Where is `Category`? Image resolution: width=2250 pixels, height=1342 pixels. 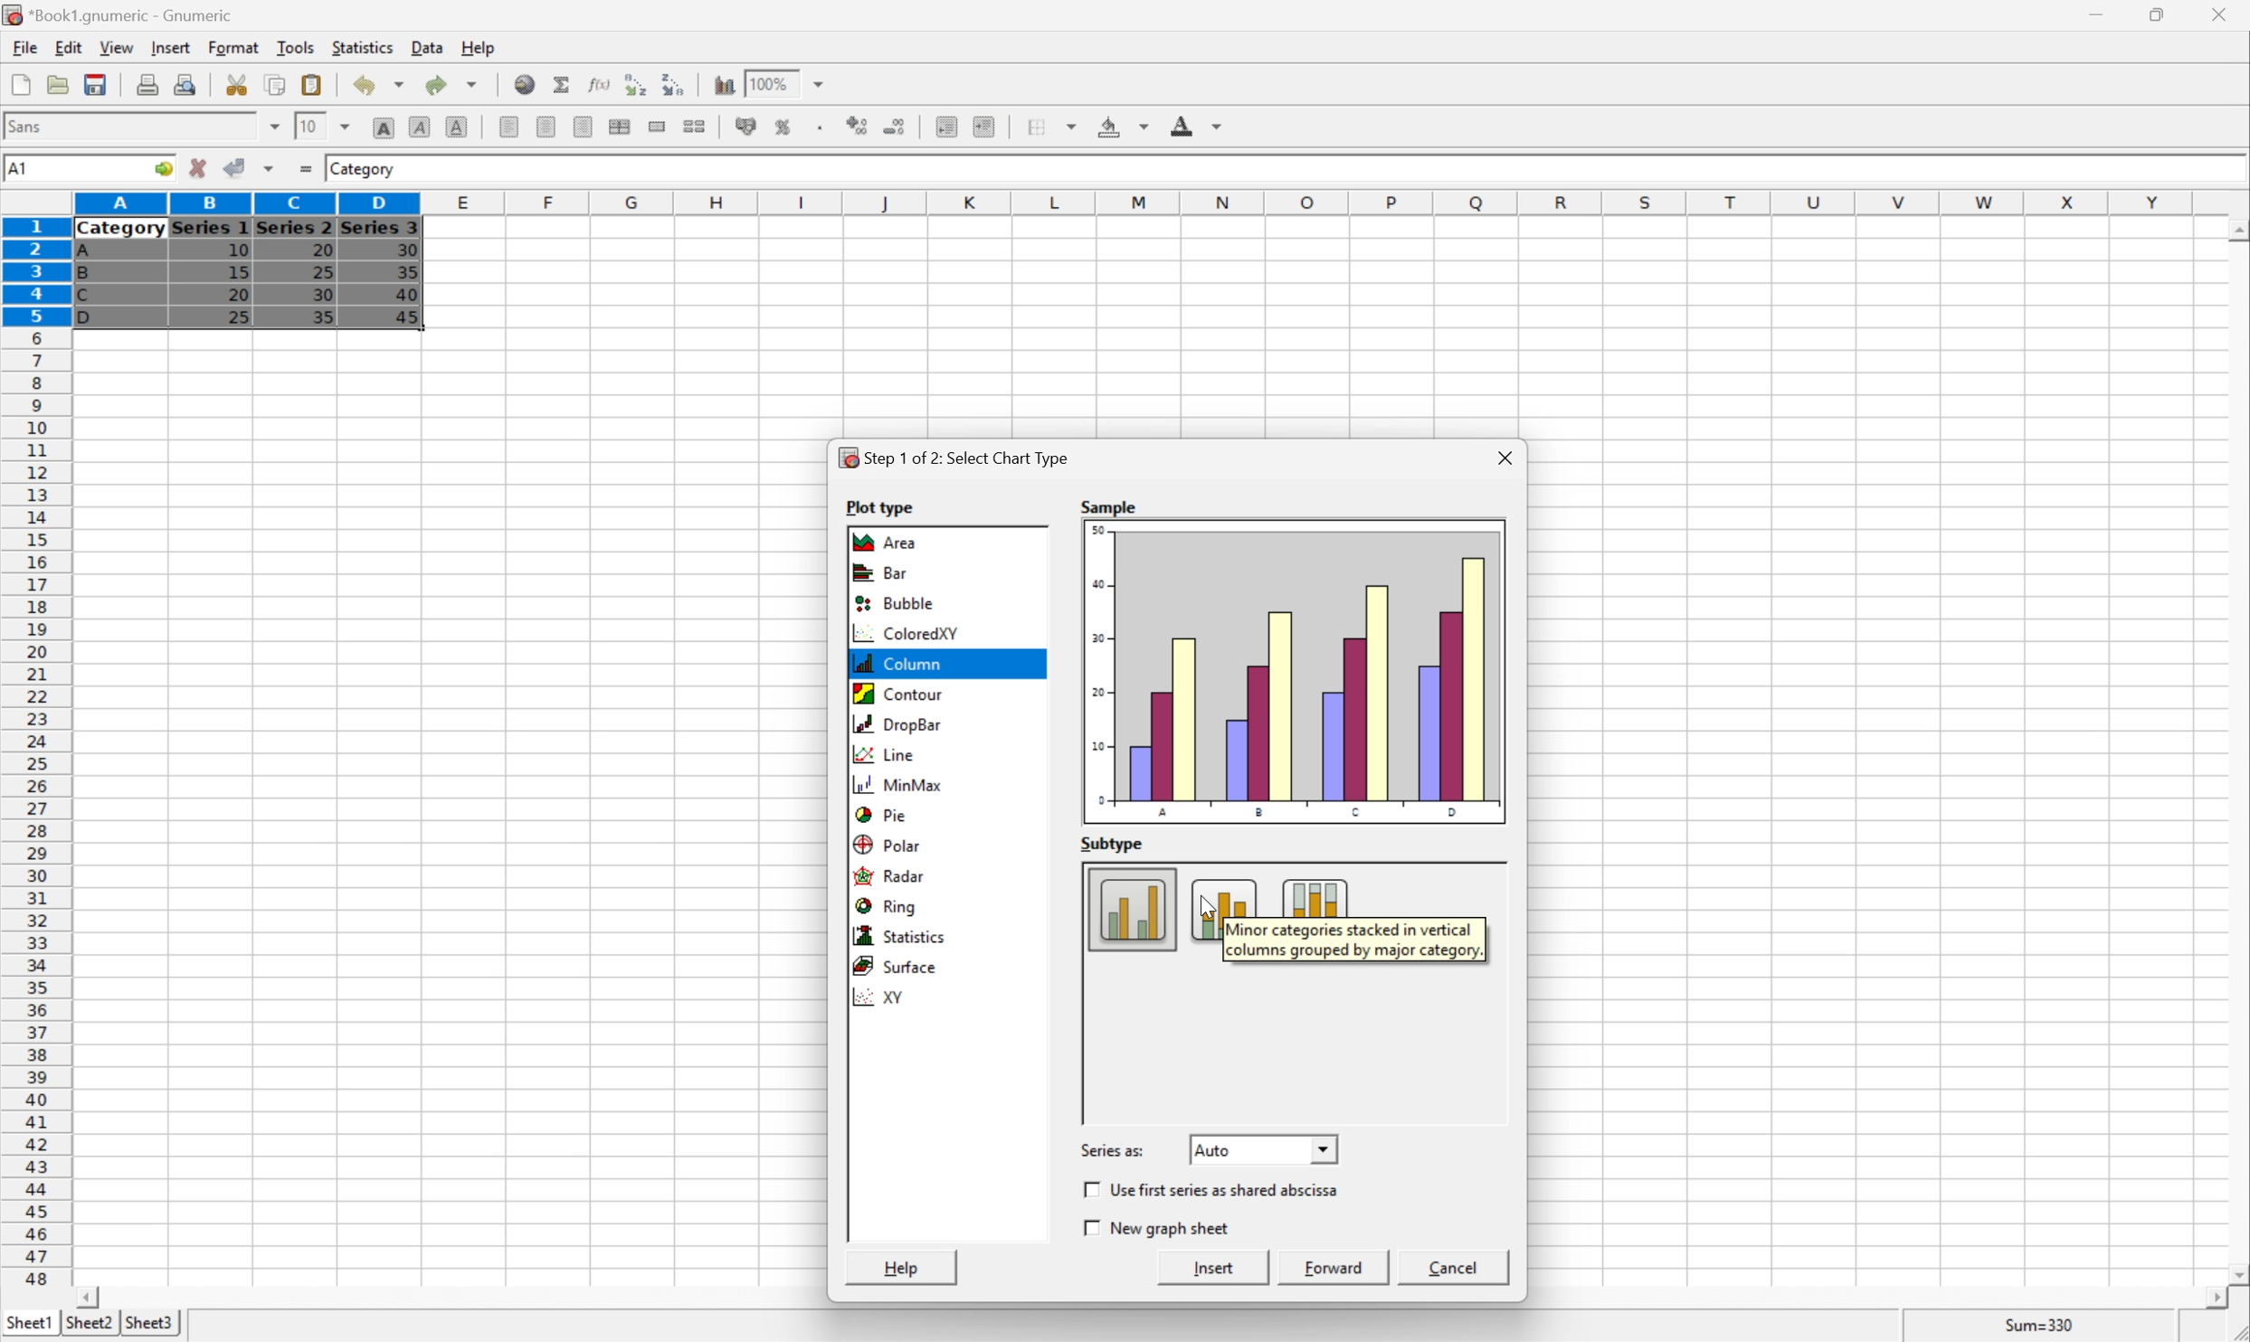
Category is located at coordinates (121, 230).